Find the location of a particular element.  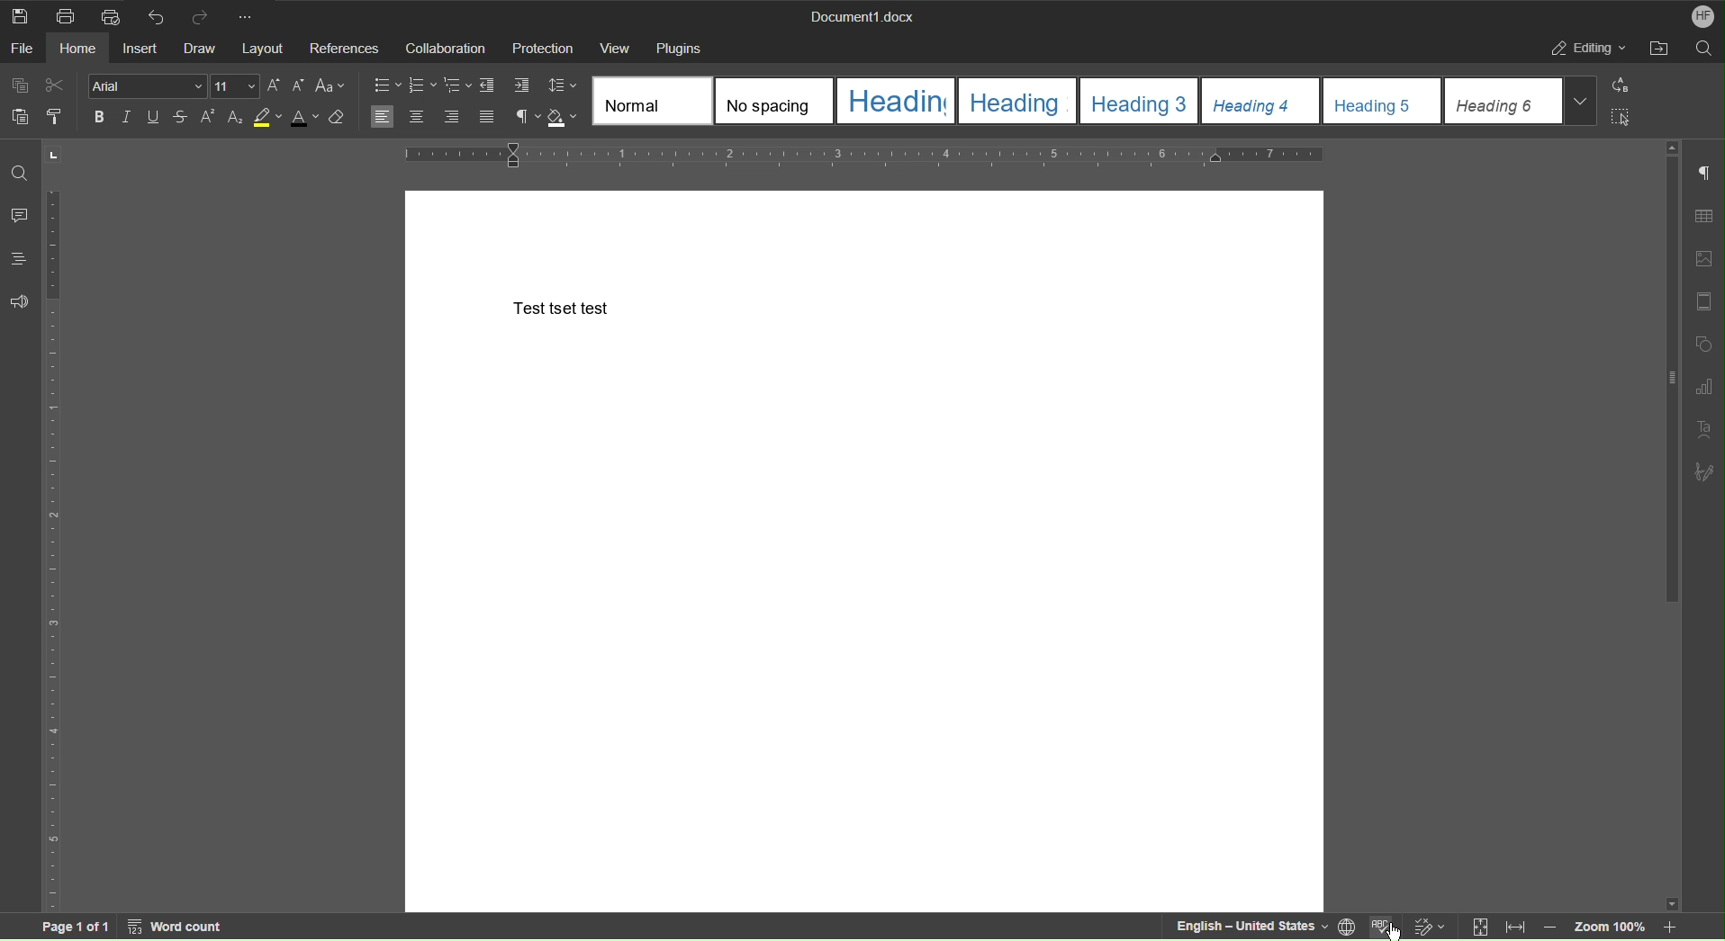

Print is located at coordinates (70, 15).